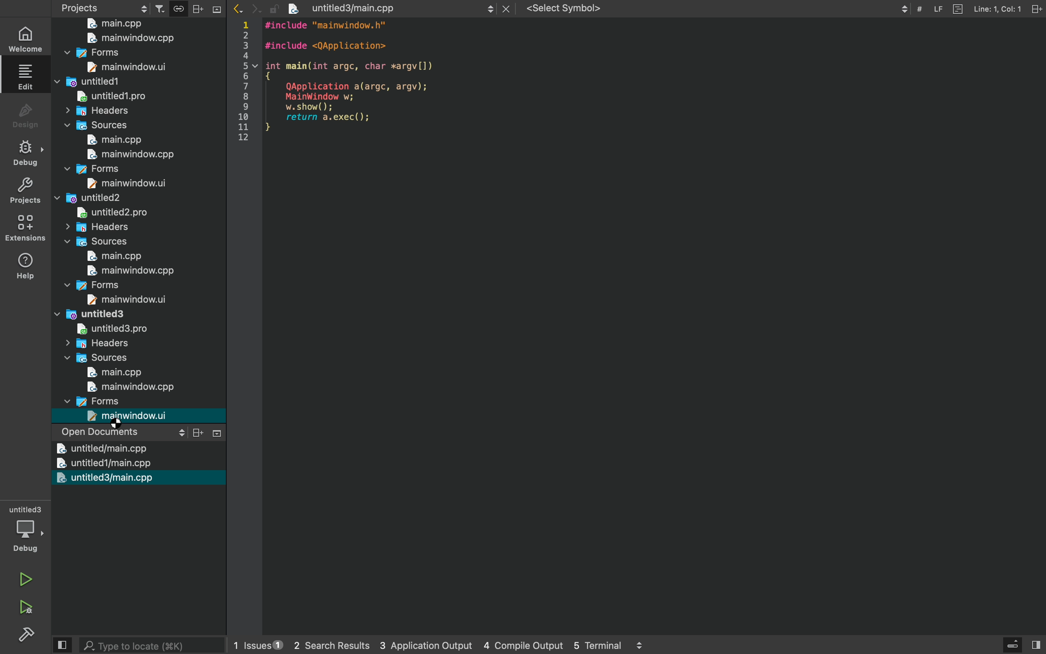  What do you see at coordinates (111, 82) in the screenshot?
I see `mainwindow` at bounding box center [111, 82].